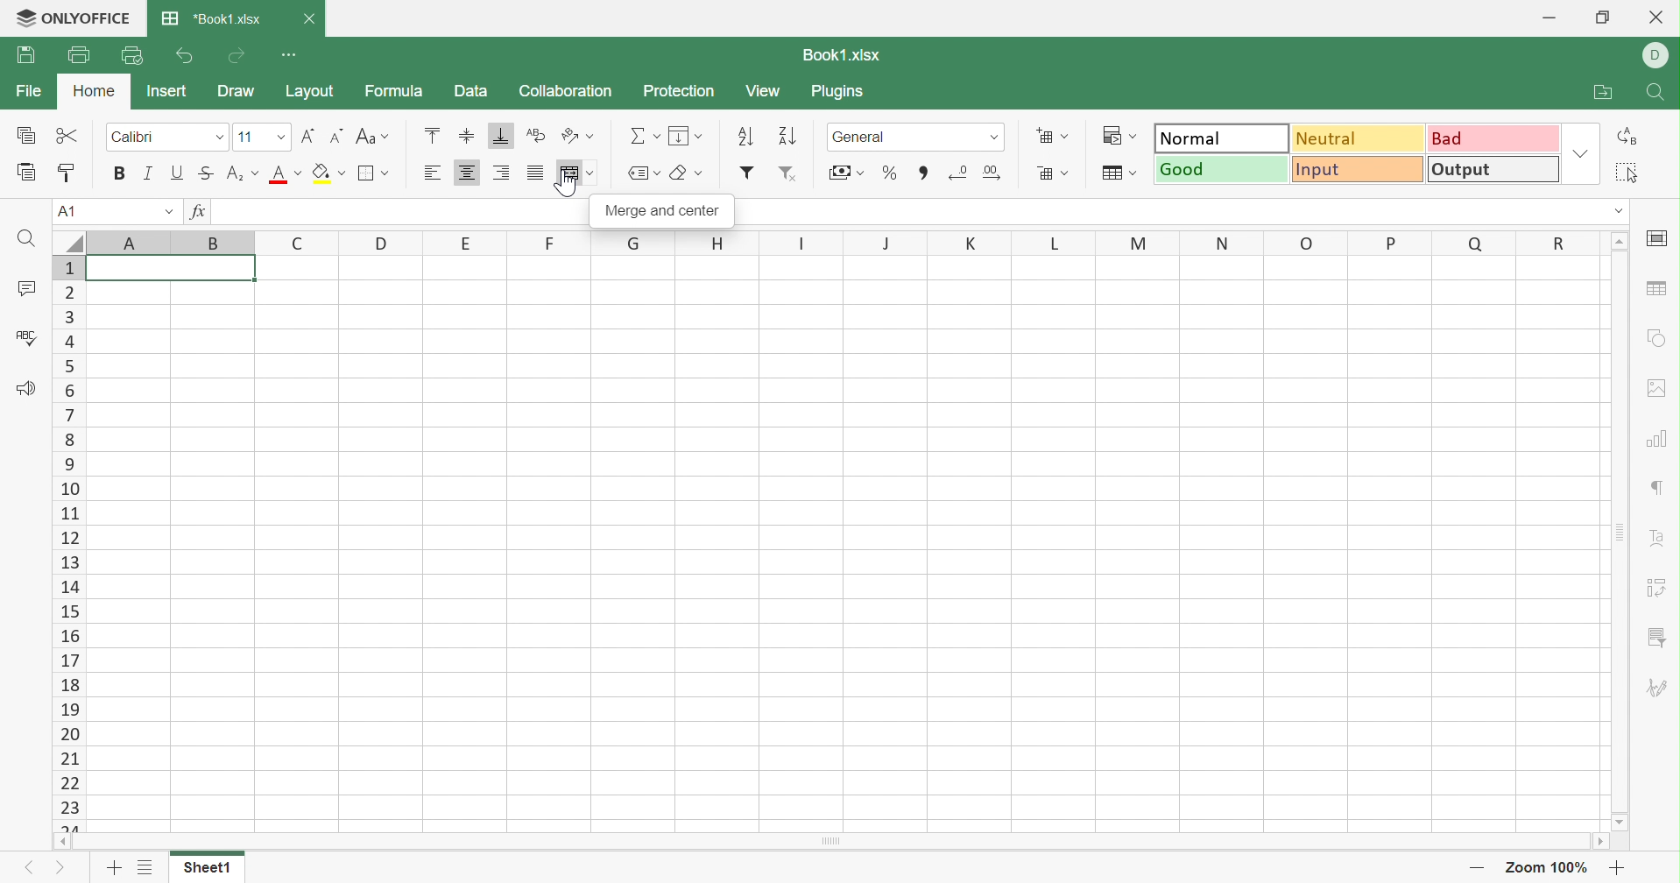 The image size is (1680, 883). I want to click on Summation, so click(643, 136).